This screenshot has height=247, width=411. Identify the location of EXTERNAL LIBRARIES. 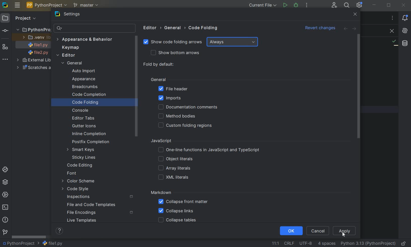
(34, 61).